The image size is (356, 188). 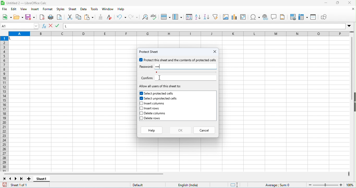 I want to click on freeze rows and columns, so click(x=304, y=17).